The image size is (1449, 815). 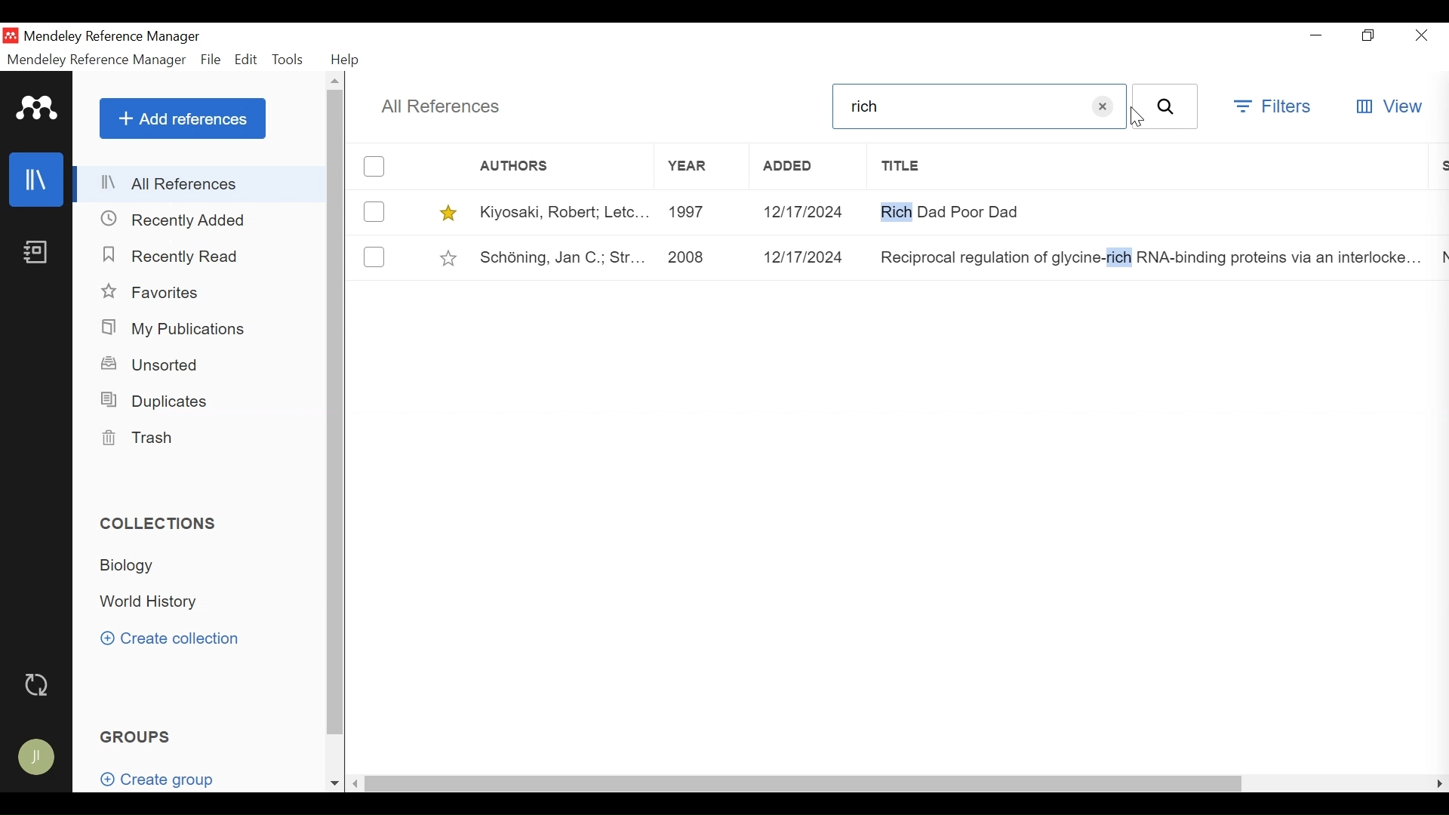 I want to click on Scroll up, so click(x=337, y=81).